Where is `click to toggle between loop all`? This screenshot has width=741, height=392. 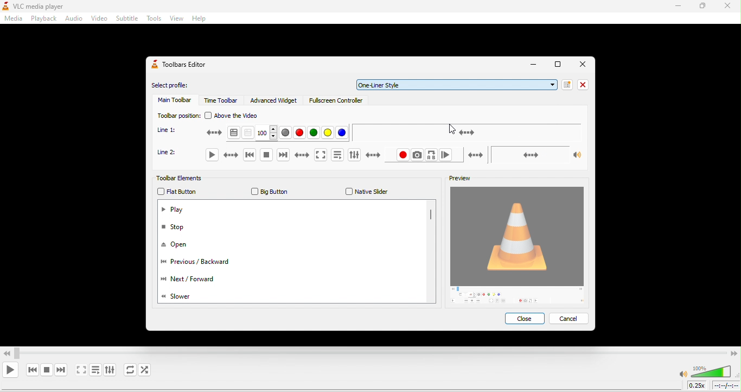 click to toggle between loop all is located at coordinates (128, 370).